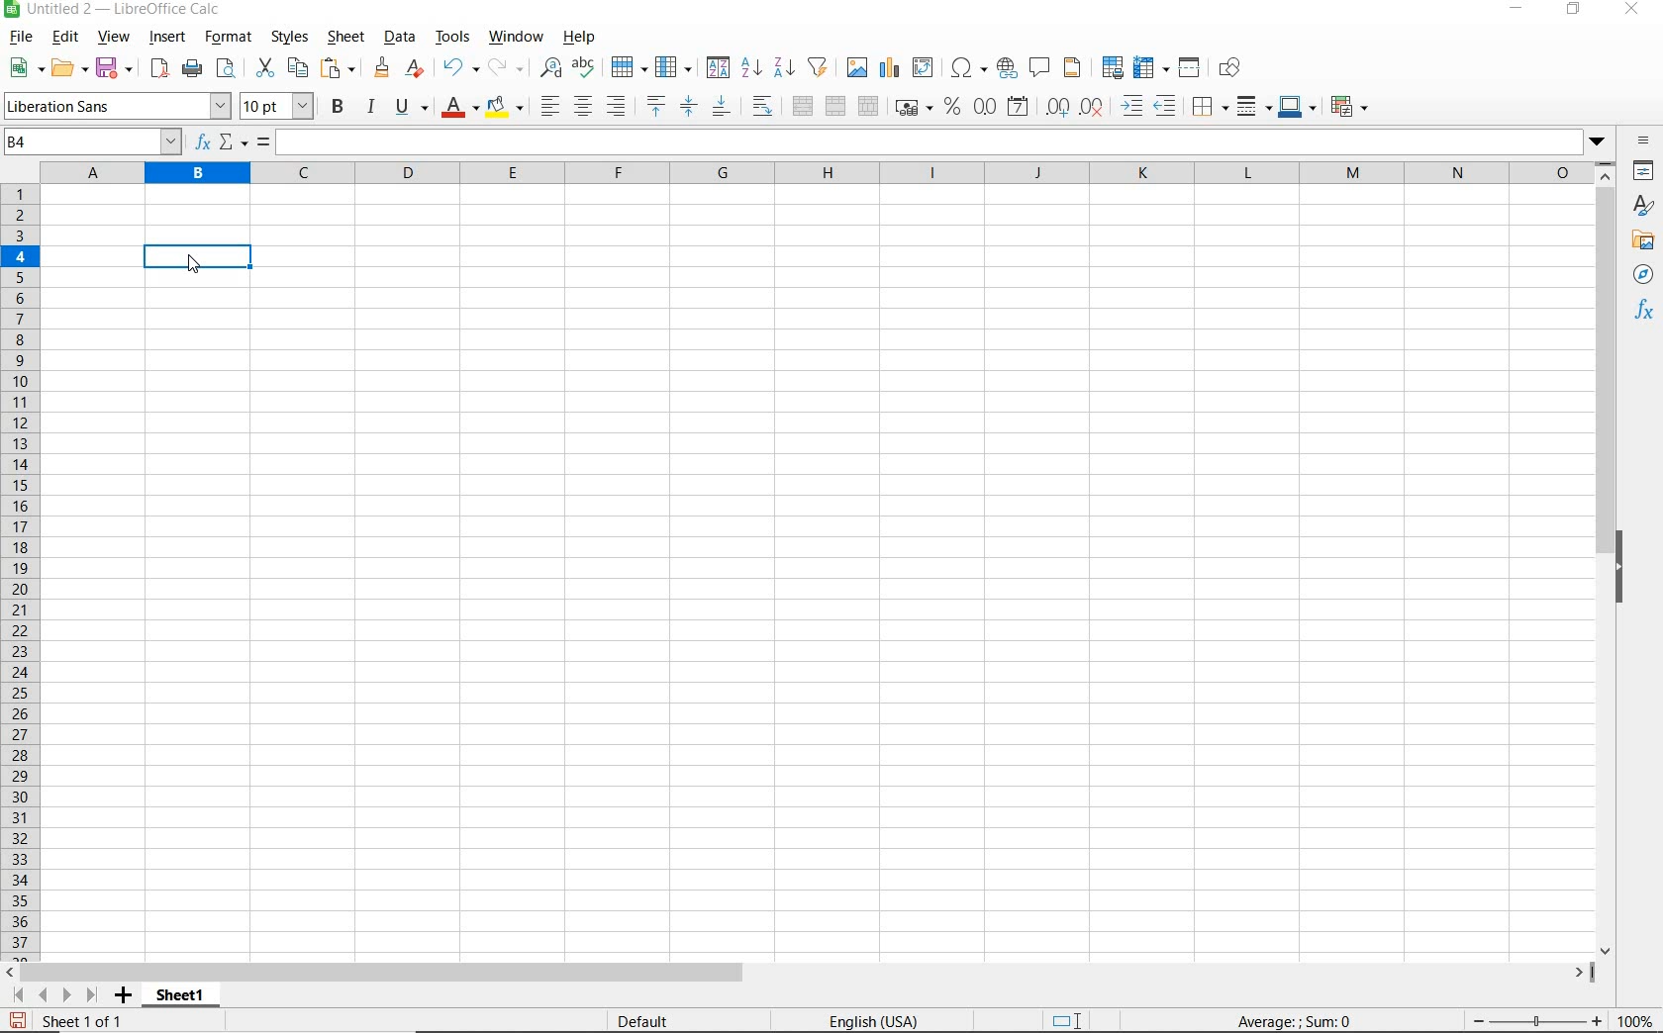 Image resolution: width=1663 pixels, height=1033 pixels. What do you see at coordinates (156, 68) in the screenshot?
I see `export as pdf` at bounding box center [156, 68].